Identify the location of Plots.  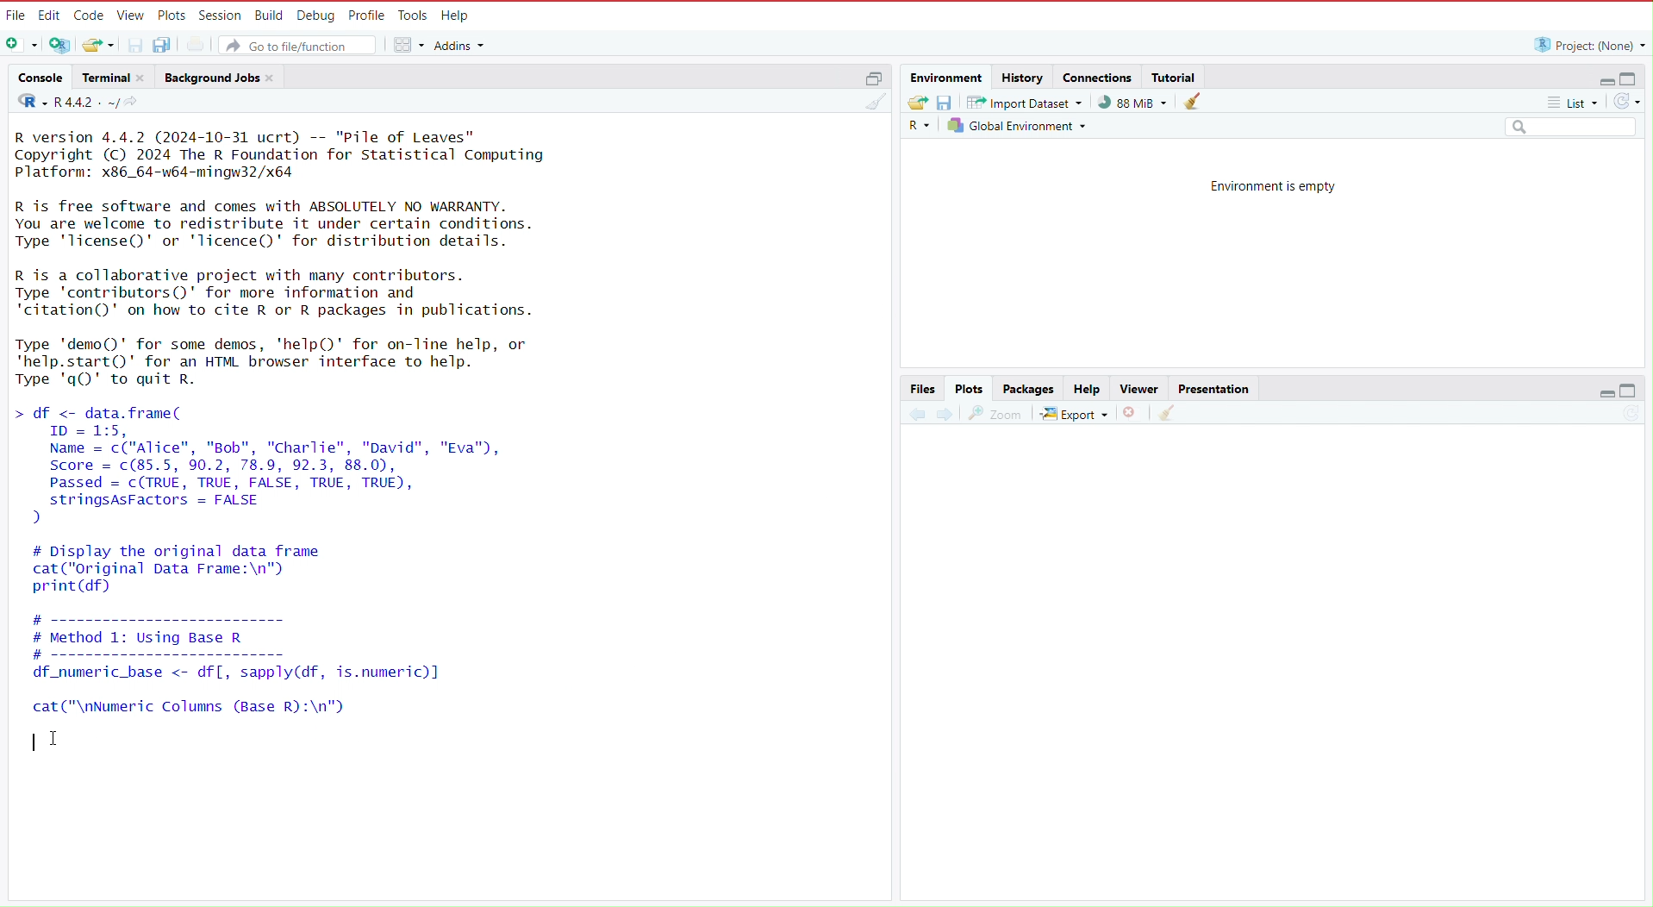
(967, 390).